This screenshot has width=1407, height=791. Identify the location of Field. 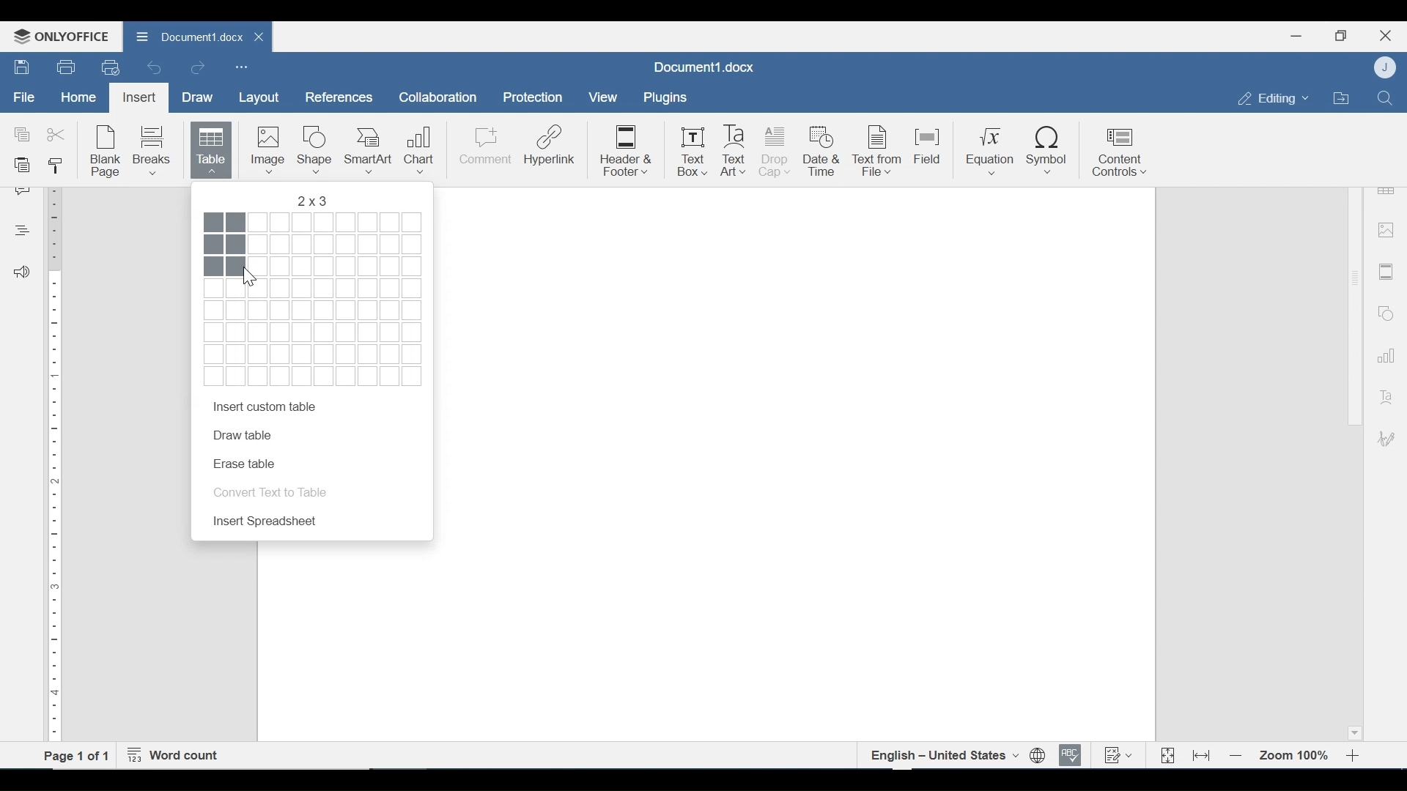
(929, 151).